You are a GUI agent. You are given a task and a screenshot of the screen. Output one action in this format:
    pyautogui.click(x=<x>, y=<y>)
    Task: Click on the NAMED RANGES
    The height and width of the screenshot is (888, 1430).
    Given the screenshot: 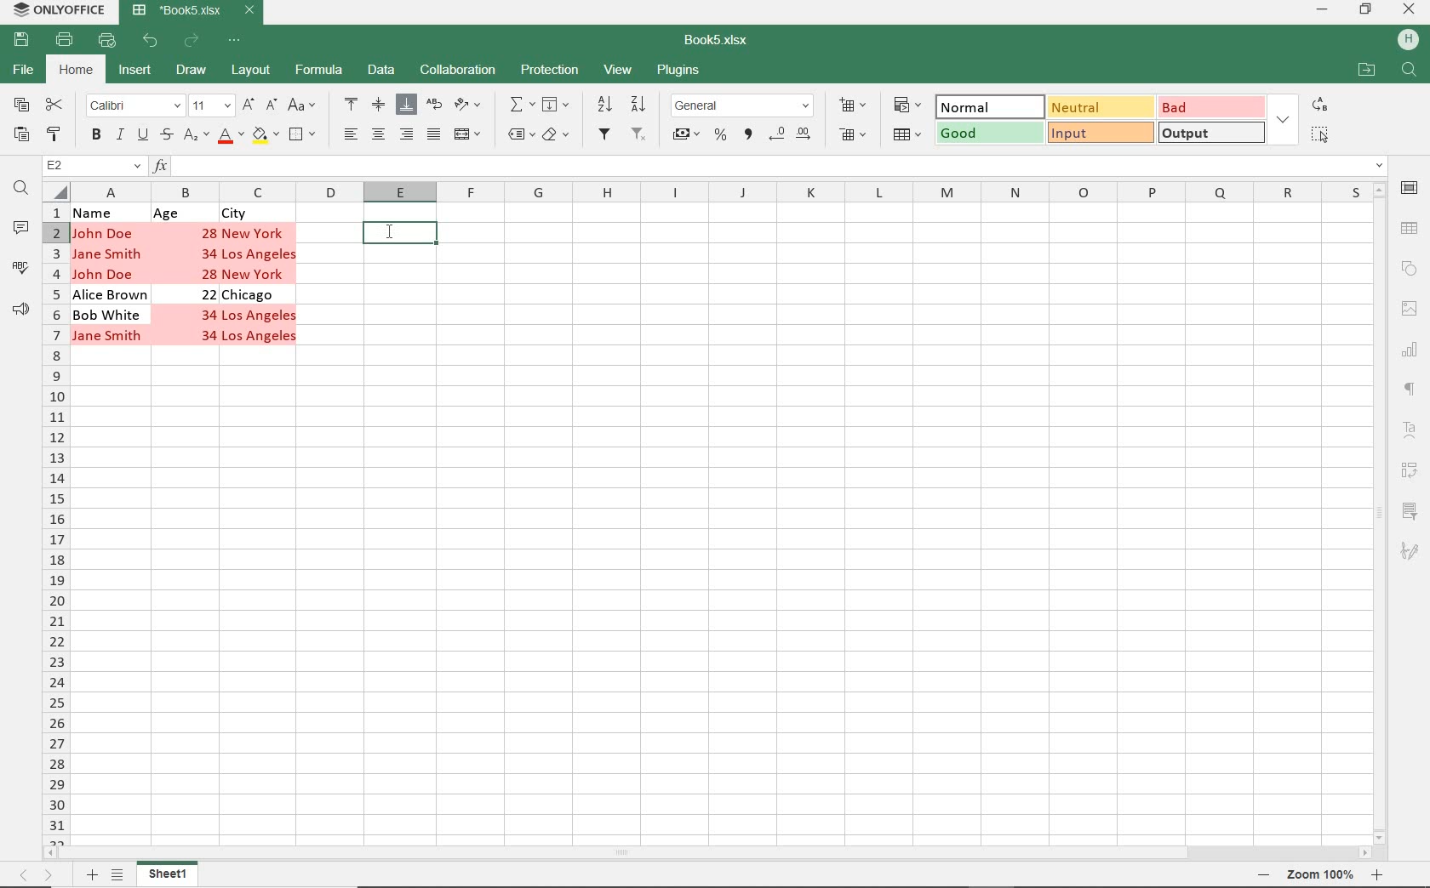 What is the action you would take?
    pyautogui.click(x=519, y=136)
    